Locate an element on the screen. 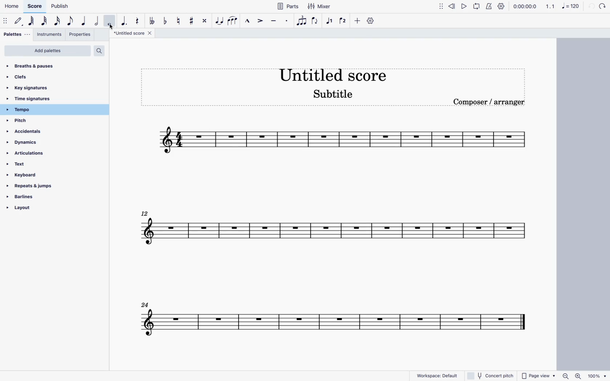  clefs is located at coordinates (49, 78).